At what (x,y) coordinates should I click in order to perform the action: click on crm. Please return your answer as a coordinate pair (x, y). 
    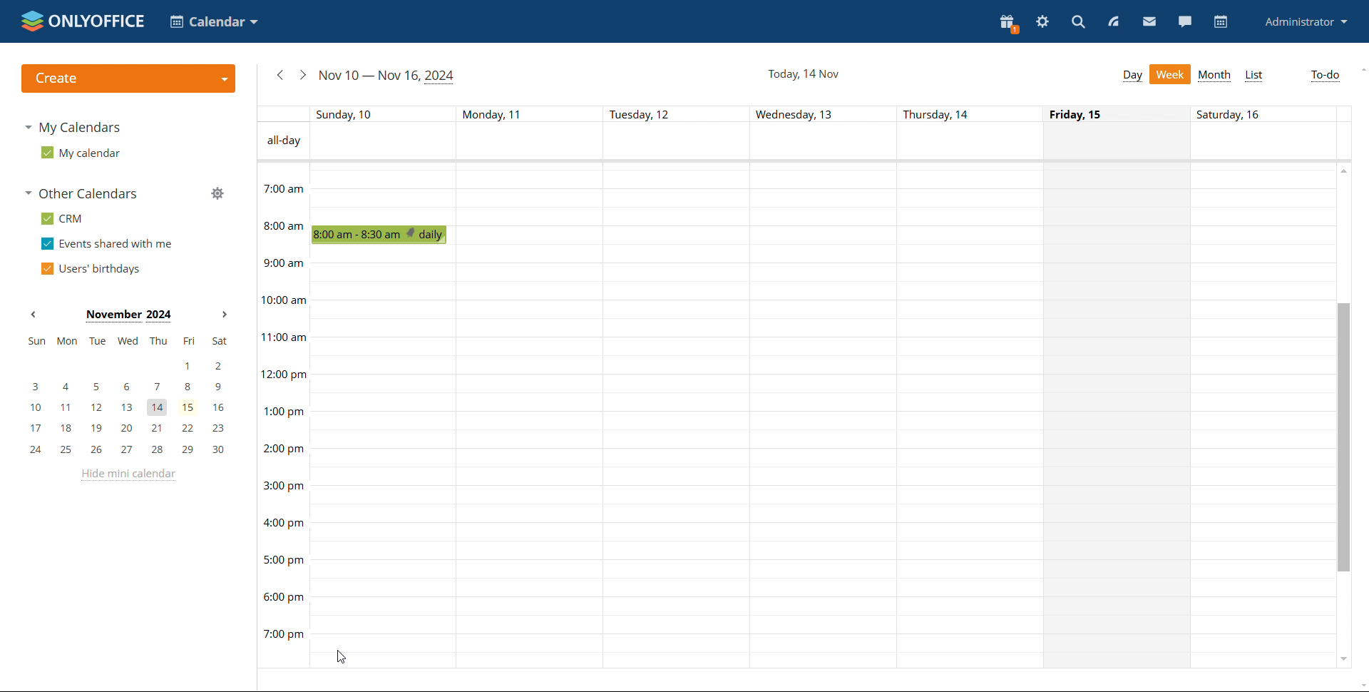
    Looking at the image, I should click on (61, 218).